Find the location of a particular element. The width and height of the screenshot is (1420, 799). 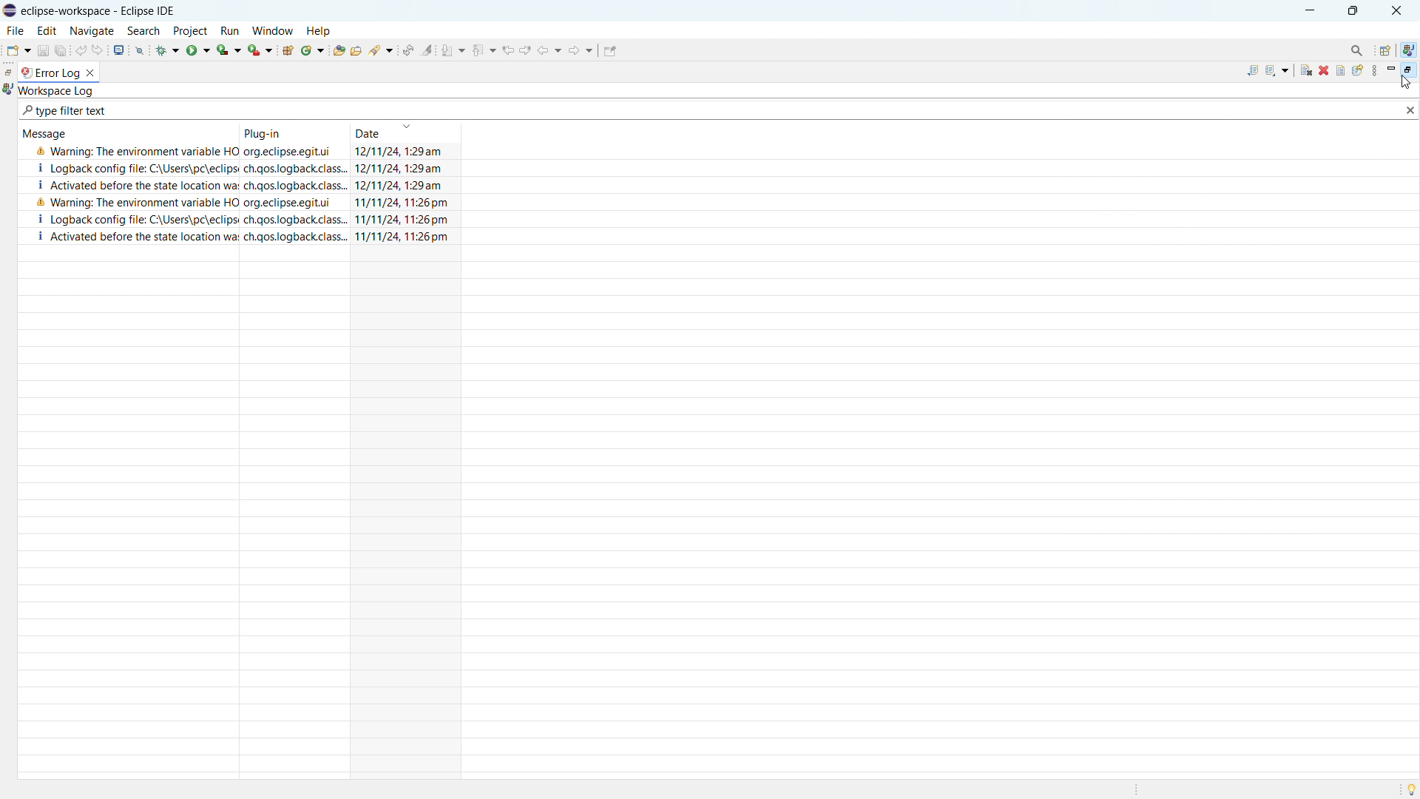

view menu is located at coordinates (1372, 71).